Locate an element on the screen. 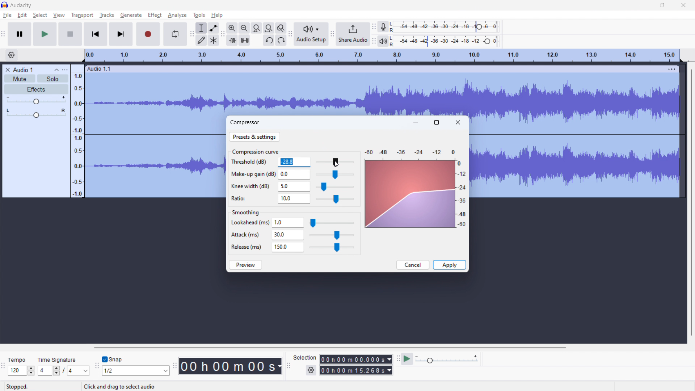 This screenshot has width=695, height=391. record is located at coordinates (148, 34).